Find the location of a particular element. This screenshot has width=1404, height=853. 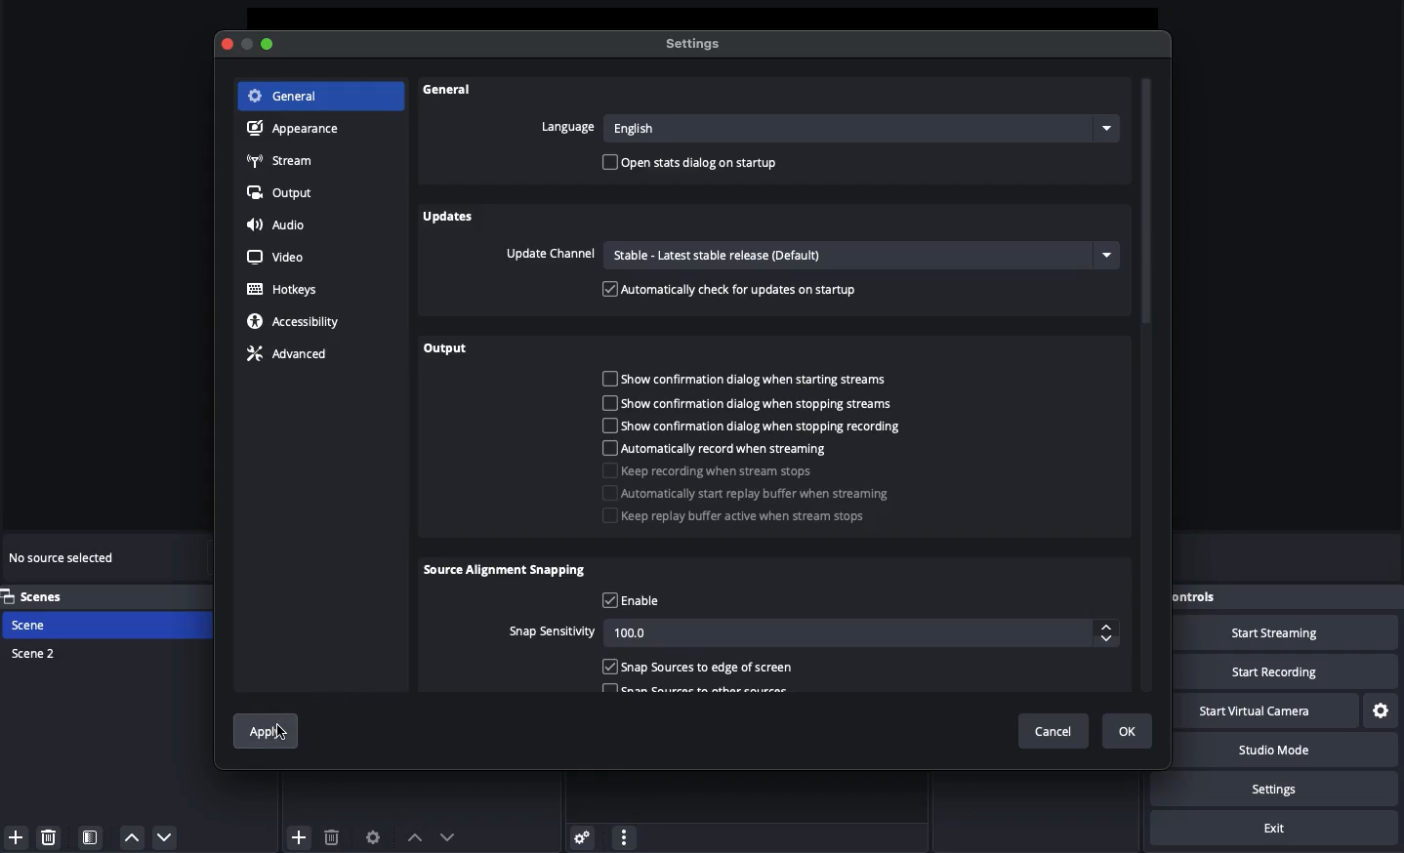

Automatically check for update on startup is located at coordinates (732, 289).